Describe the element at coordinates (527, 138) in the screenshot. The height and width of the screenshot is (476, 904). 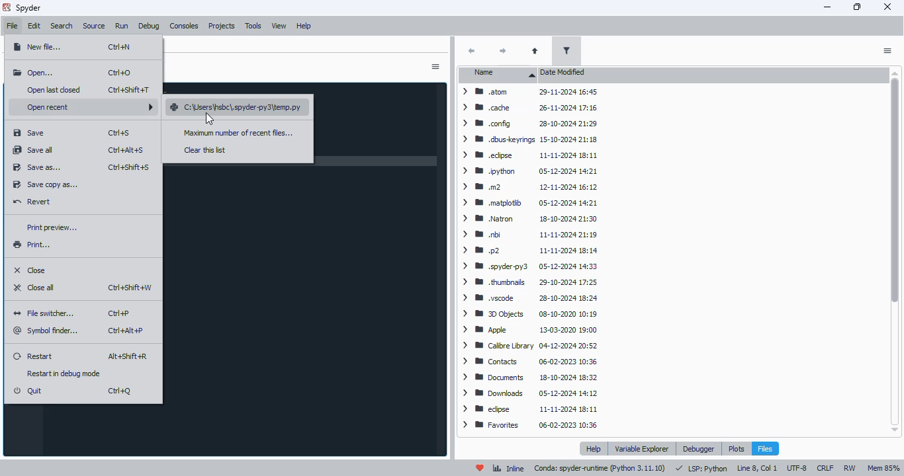
I see `> WM .dbuskeyrings 15-10-2024 21:18` at that location.